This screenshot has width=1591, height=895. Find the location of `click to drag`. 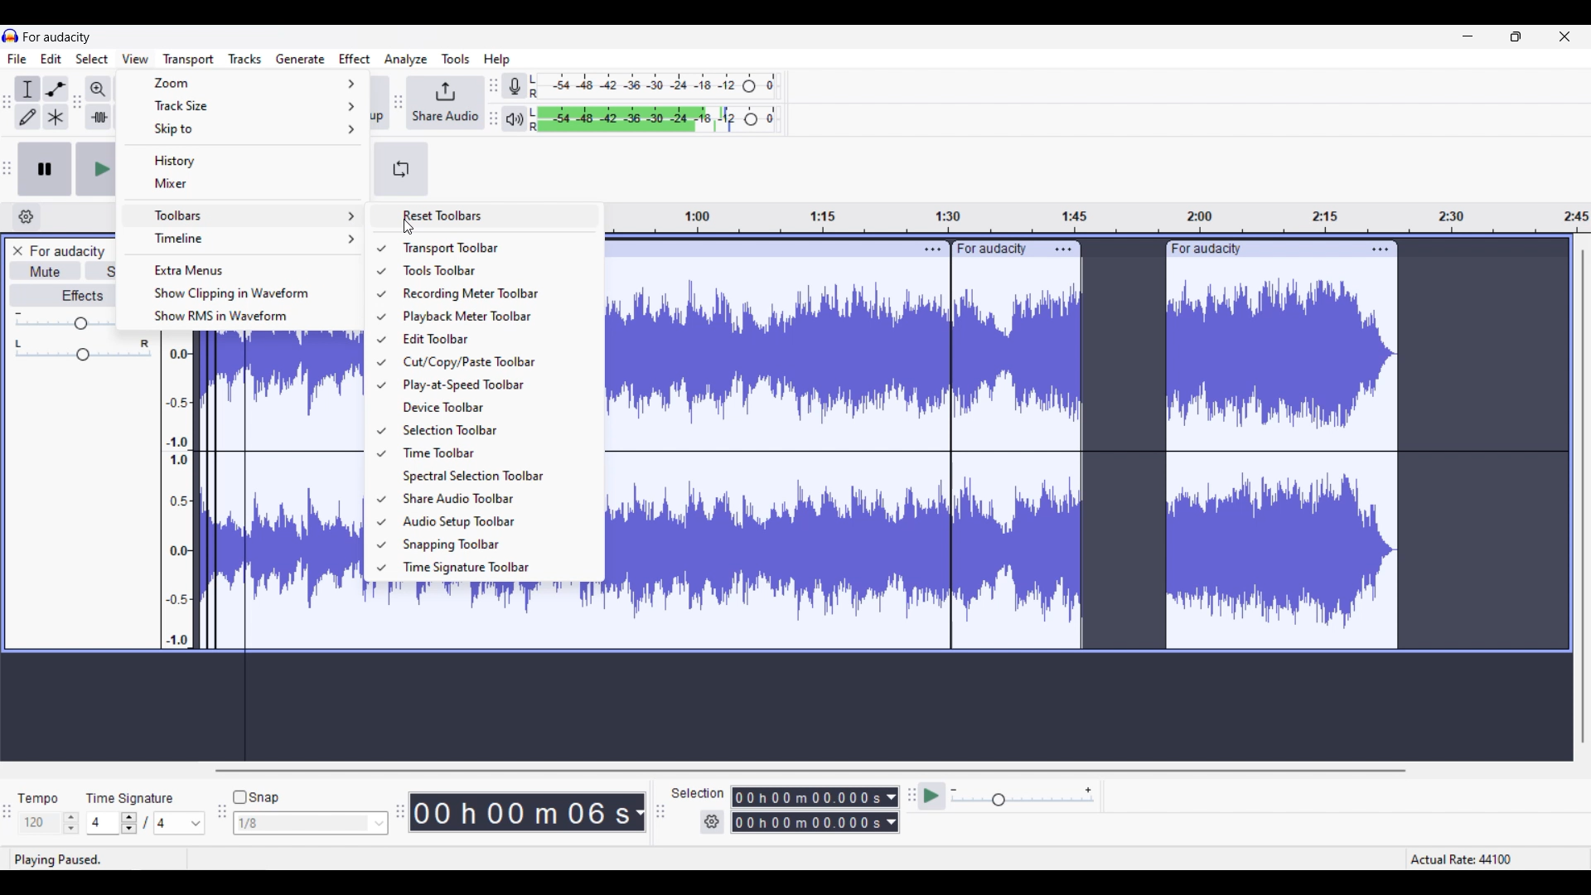

click to drag is located at coordinates (753, 249).